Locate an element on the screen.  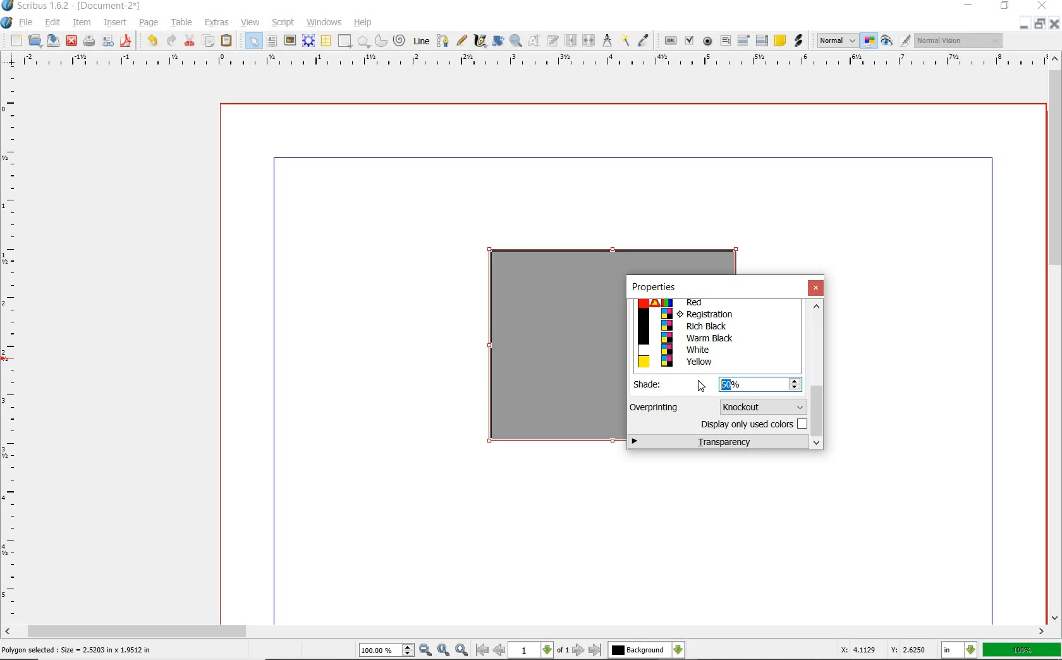
image preview quality is located at coordinates (837, 41).